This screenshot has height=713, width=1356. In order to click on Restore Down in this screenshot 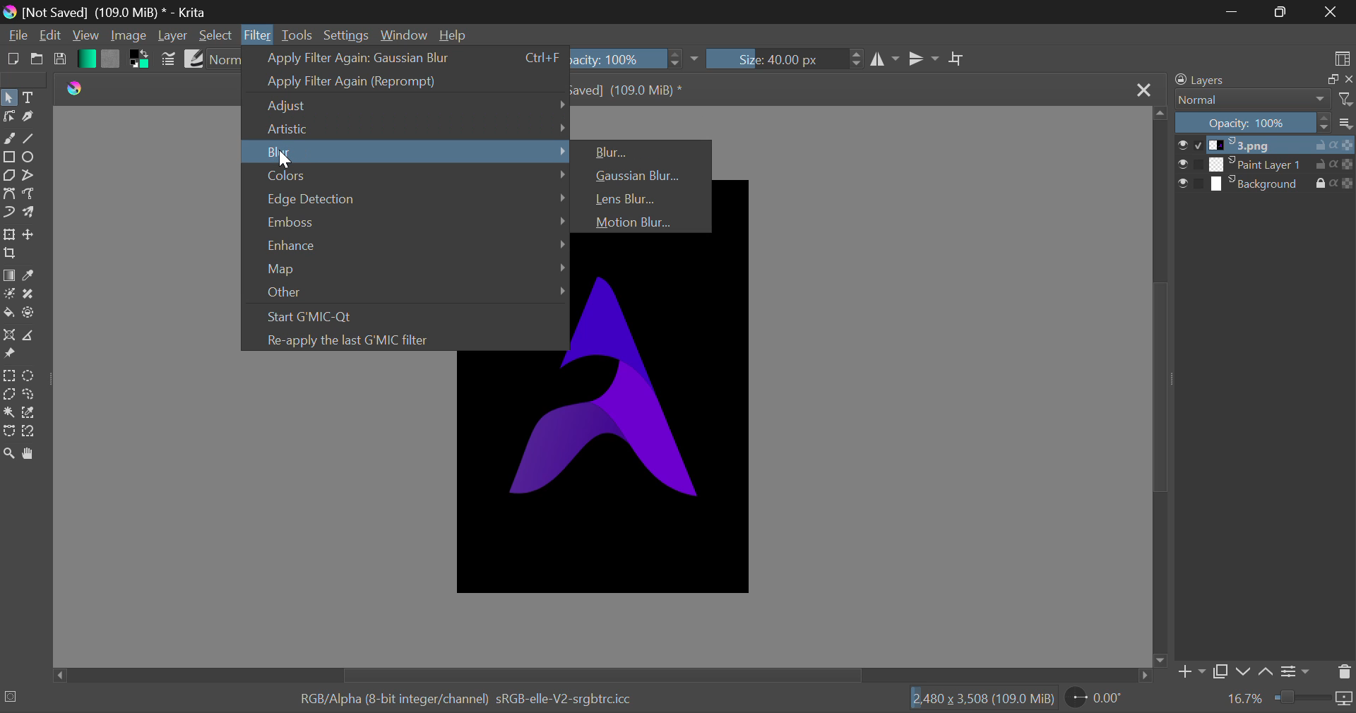, I will do `click(1232, 12)`.